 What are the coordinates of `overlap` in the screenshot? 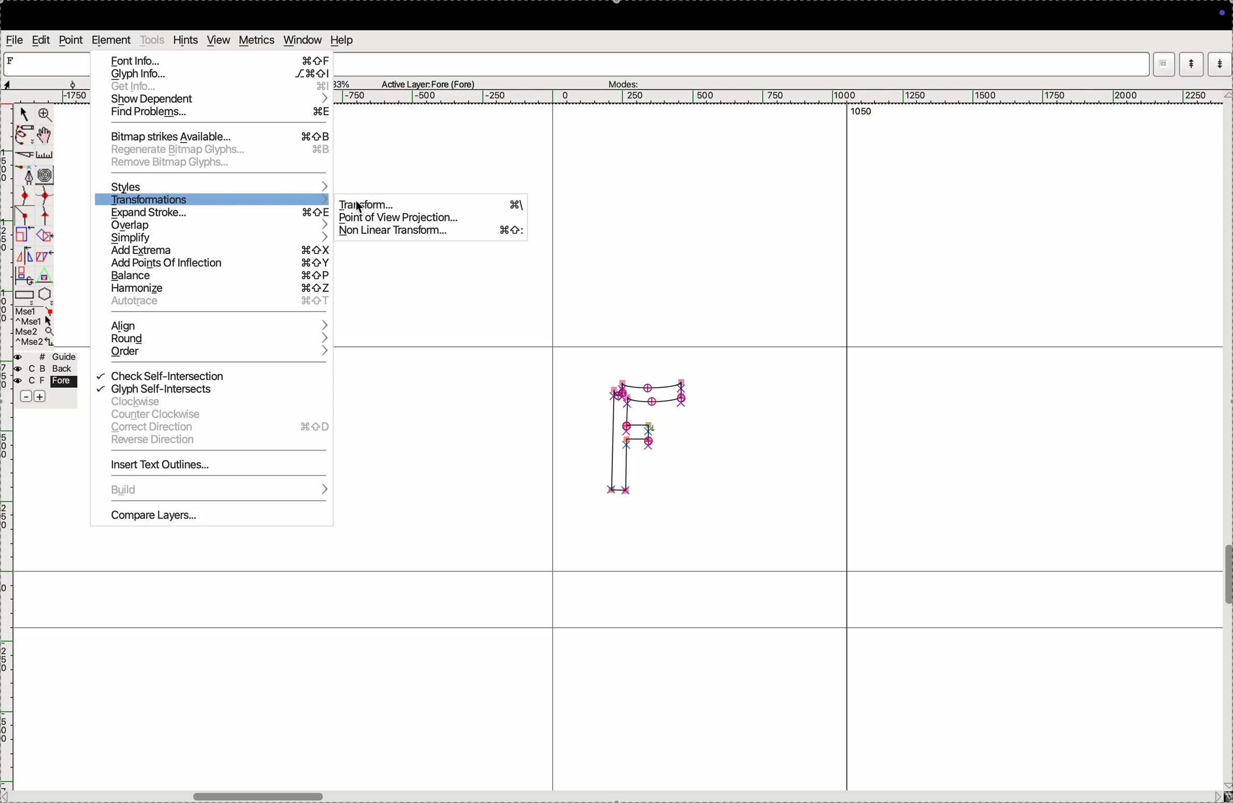 It's located at (217, 226).